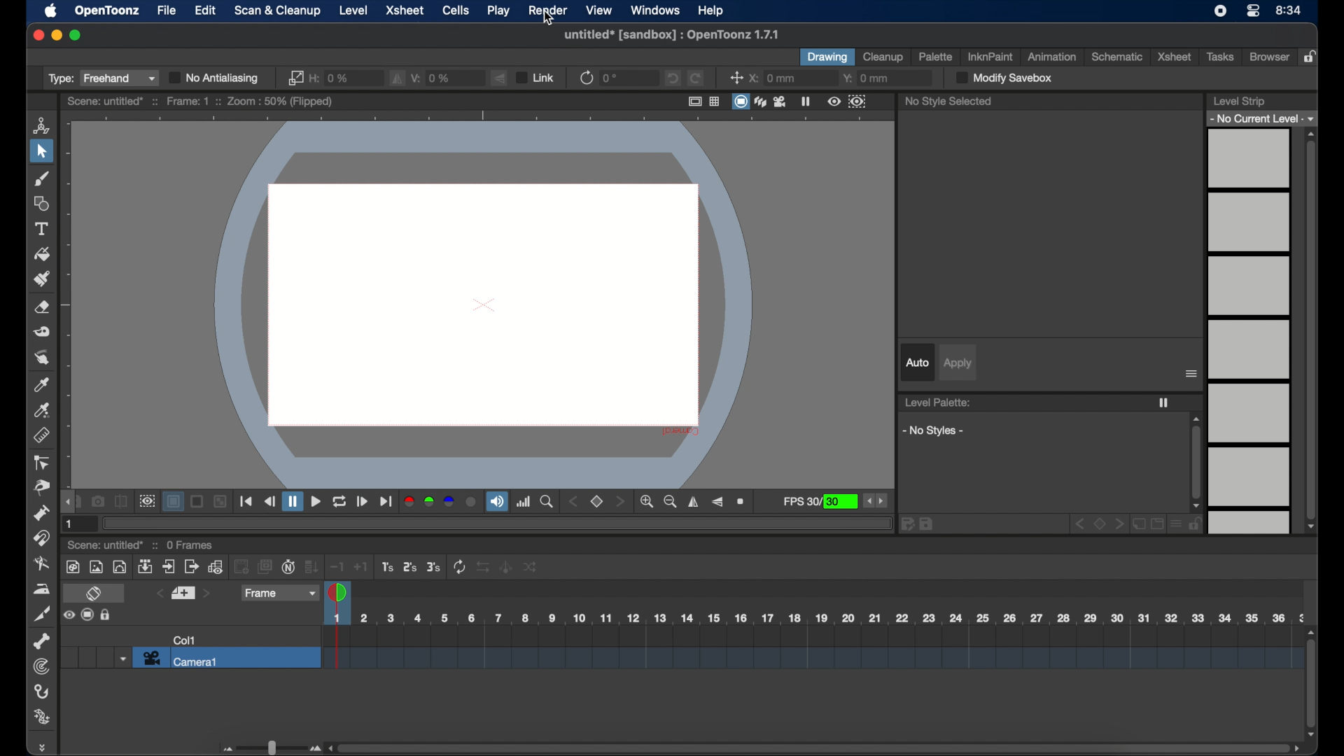 Image resolution: width=1344 pixels, height=756 pixels. Describe the element at coordinates (506, 566) in the screenshot. I see `` at that location.